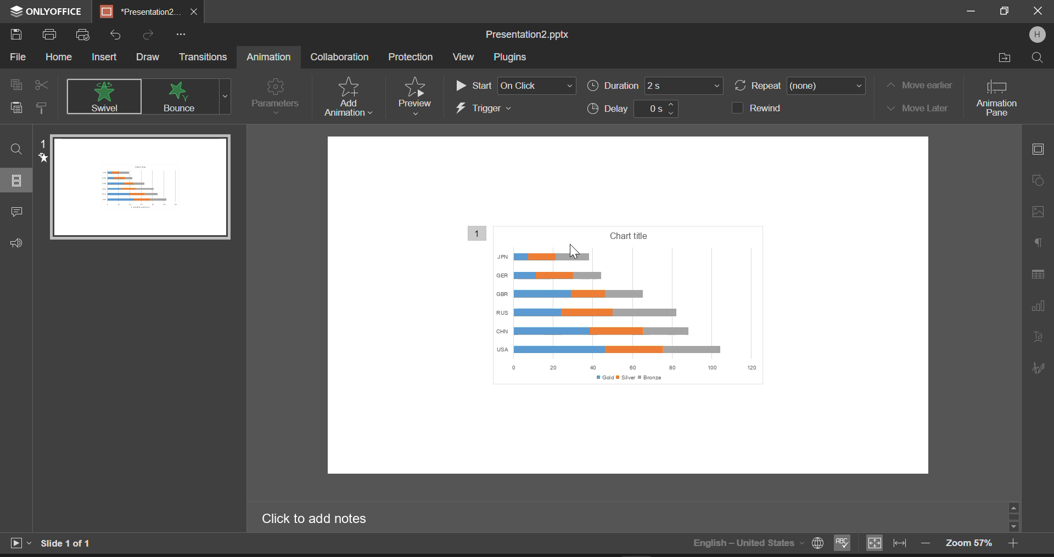 This screenshot has height=557, width=1054. I want to click on Slide Settings, so click(1036, 148).